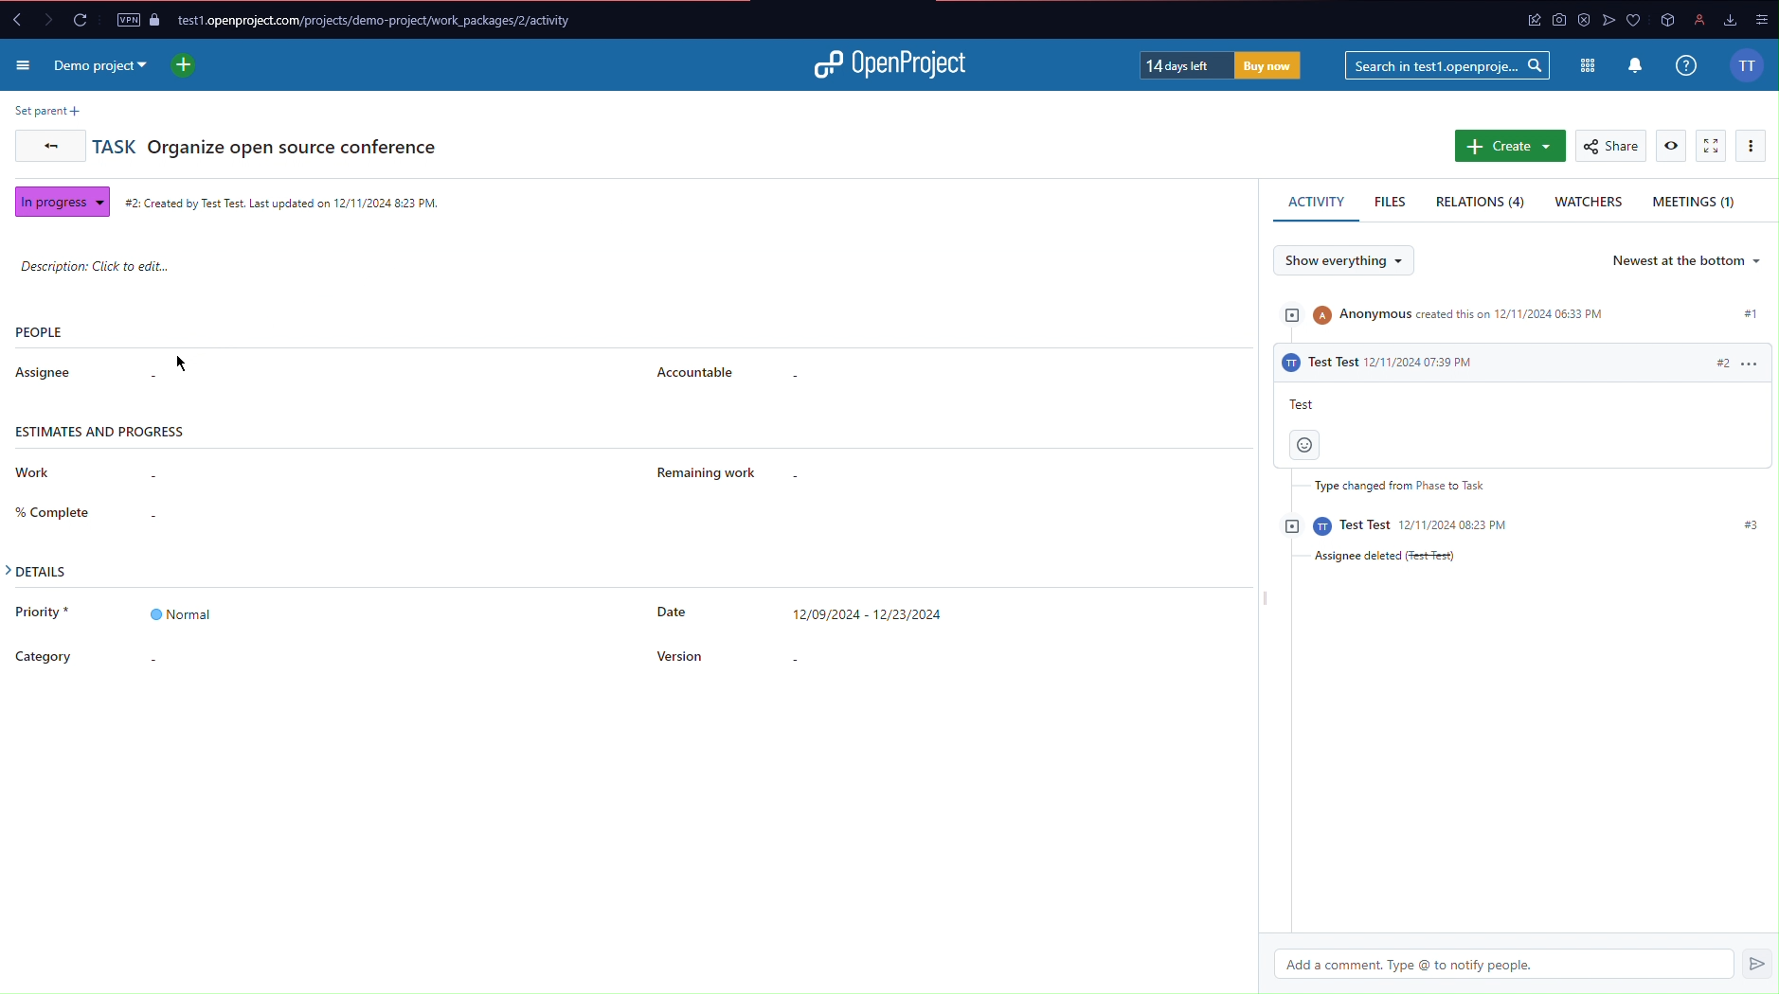 The height and width of the screenshot is (994, 1779). I want to click on cursor, so click(198, 367).